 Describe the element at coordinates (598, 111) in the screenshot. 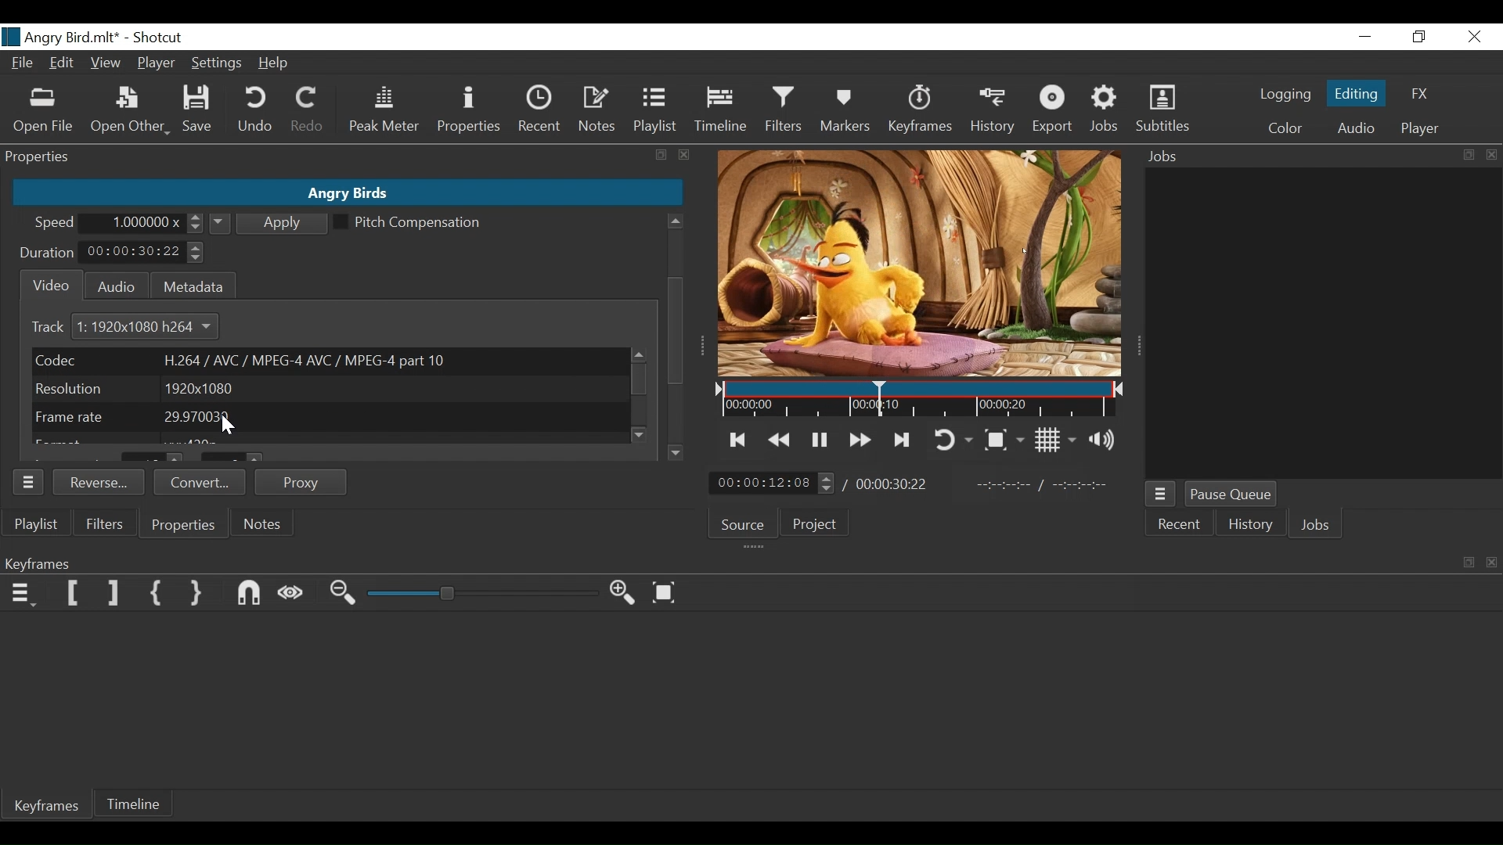

I see `Notes` at that location.